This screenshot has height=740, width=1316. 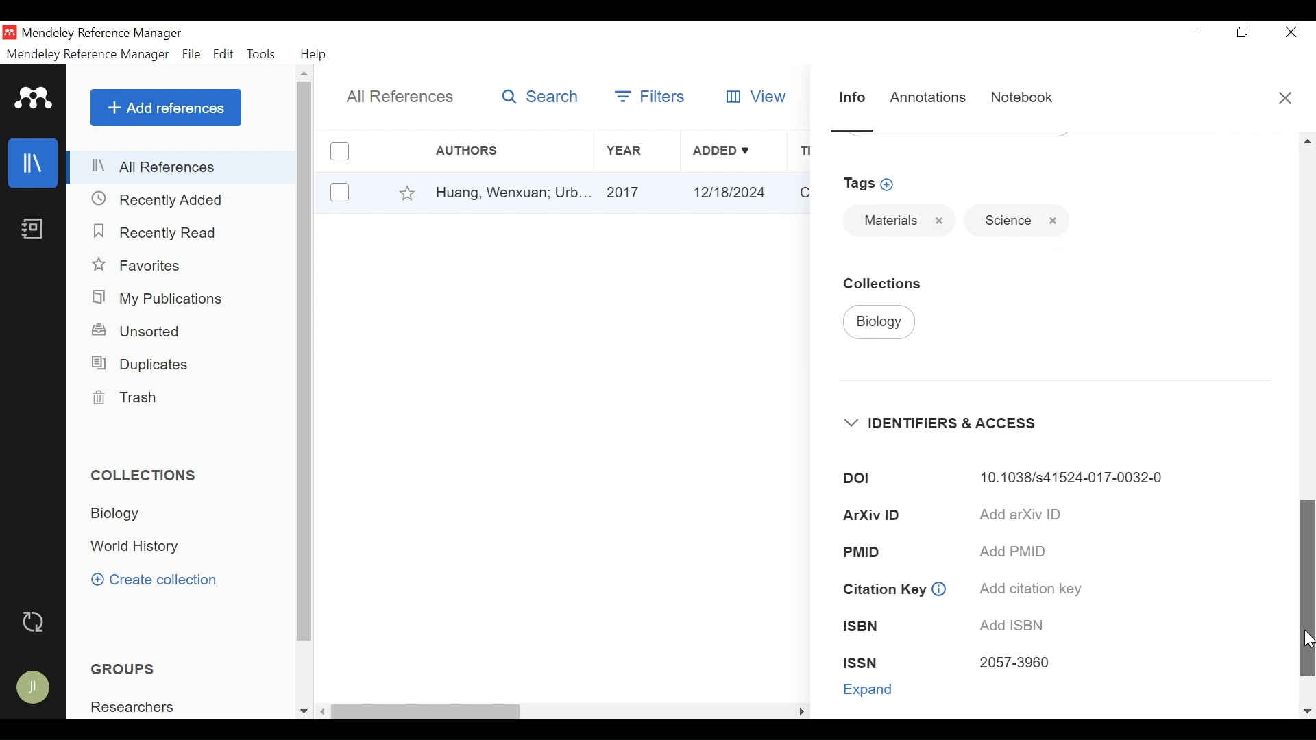 What do you see at coordinates (1021, 514) in the screenshot?
I see `Add arXiv ID` at bounding box center [1021, 514].